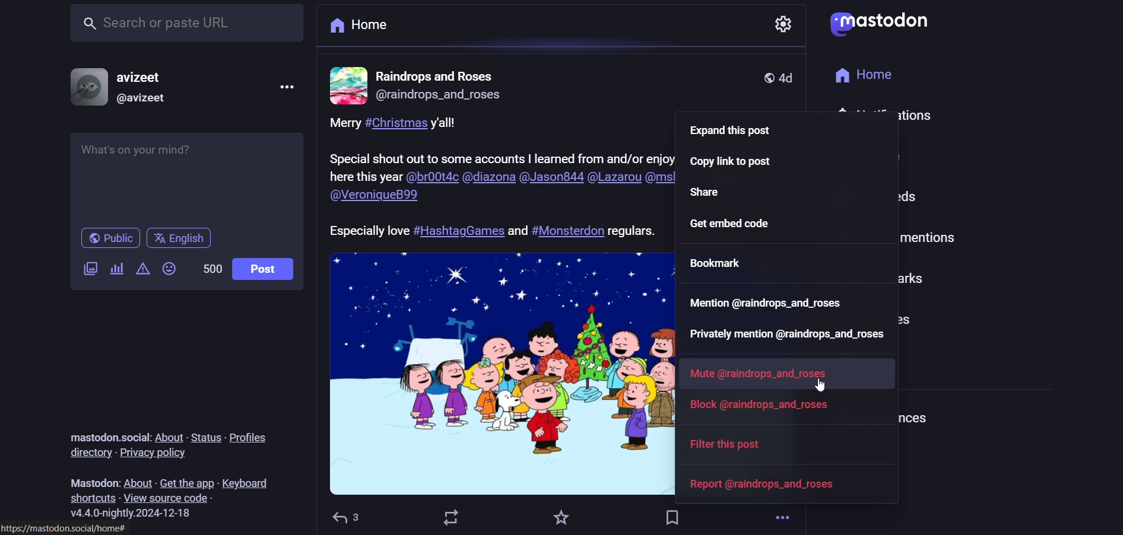  Describe the element at coordinates (117, 270) in the screenshot. I see `add a poll` at that location.